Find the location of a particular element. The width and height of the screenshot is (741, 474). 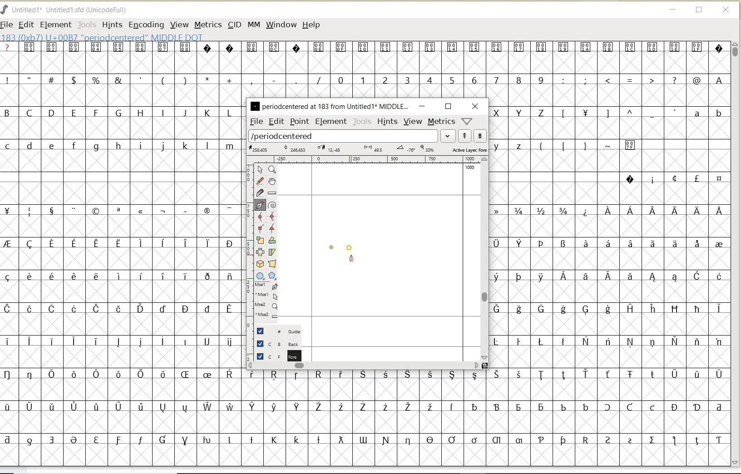

scroll by hand is located at coordinates (272, 181).